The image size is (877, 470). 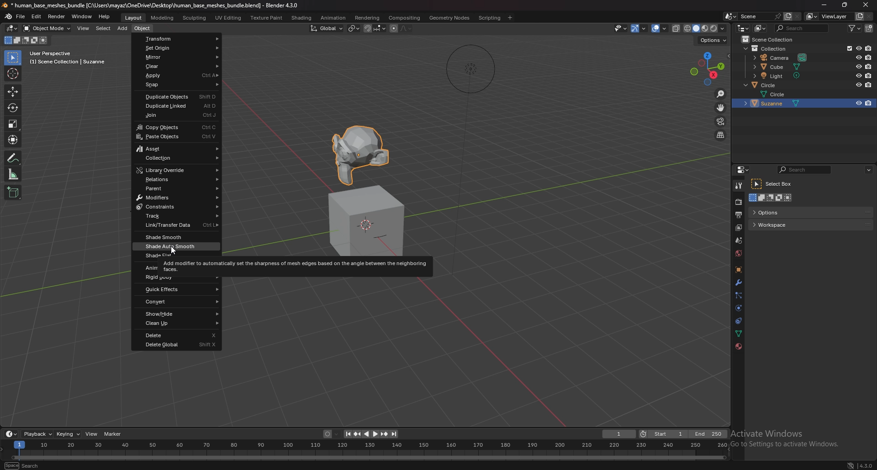 I want to click on output, so click(x=739, y=215).